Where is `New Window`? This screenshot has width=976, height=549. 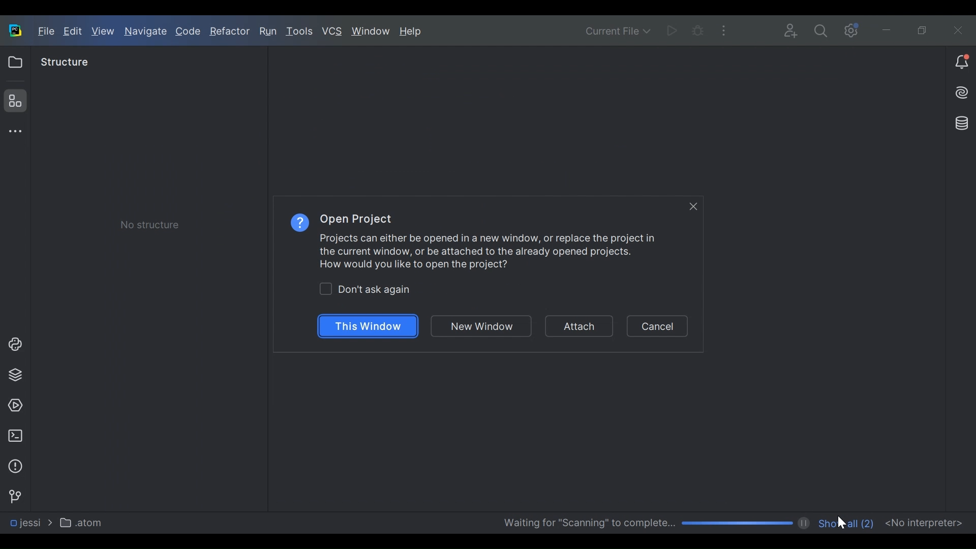
New Window is located at coordinates (487, 327).